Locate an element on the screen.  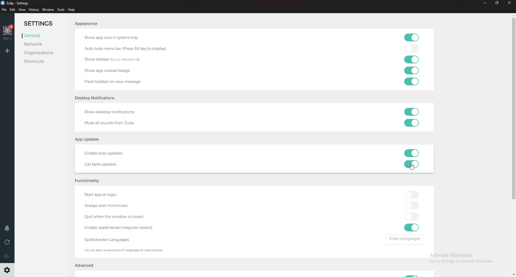
Always start minimized is located at coordinates (107, 206).